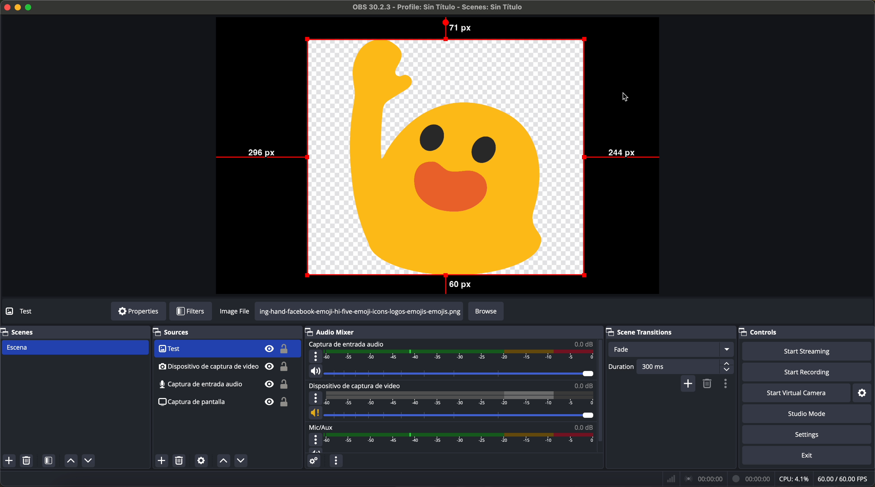 The width and height of the screenshot is (875, 487). I want to click on transition properties, so click(727, 385).